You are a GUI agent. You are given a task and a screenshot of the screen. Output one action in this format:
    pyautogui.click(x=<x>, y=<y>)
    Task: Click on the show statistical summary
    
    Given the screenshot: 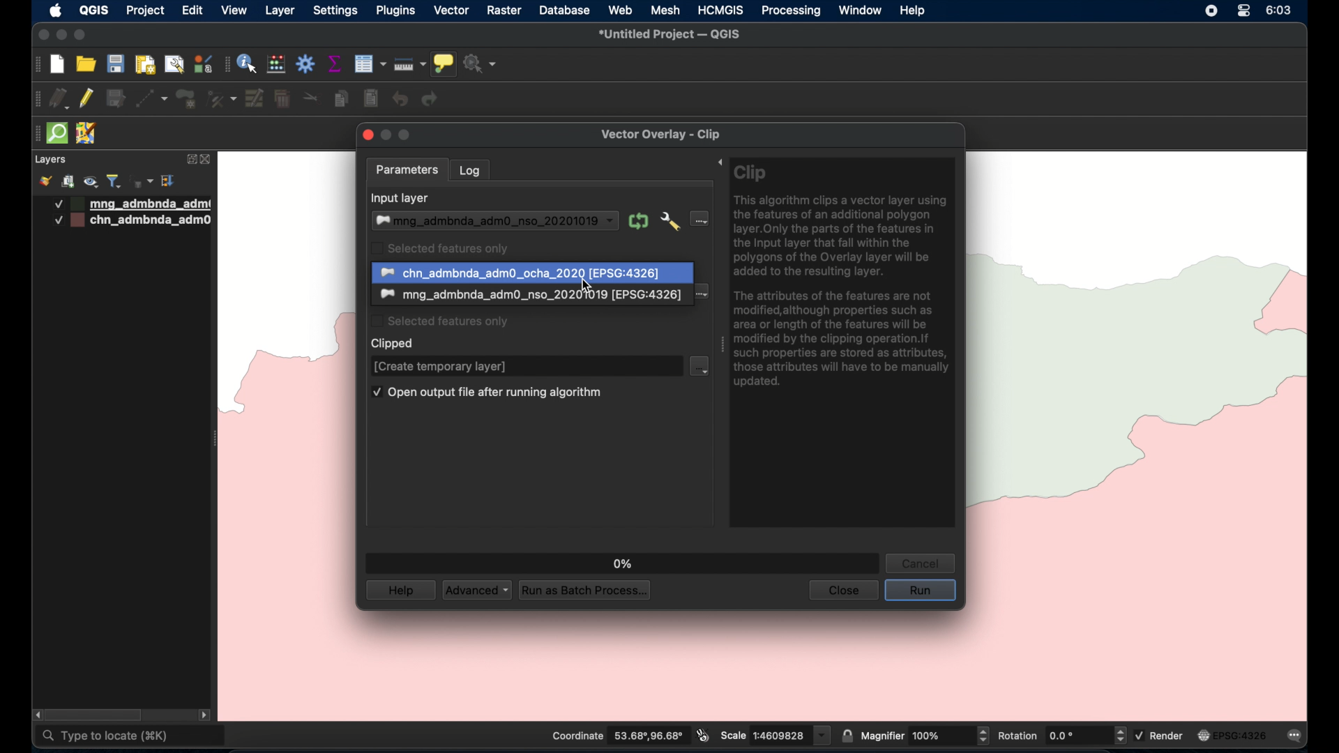 What is the action you would take?
    pyautogui.click(x=335, y=63)
    